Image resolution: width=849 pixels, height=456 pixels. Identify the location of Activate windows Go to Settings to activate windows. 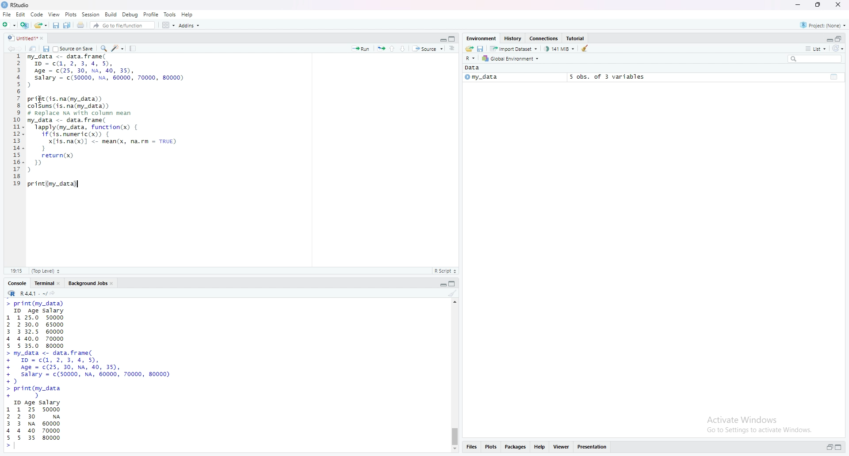
(751, 424).